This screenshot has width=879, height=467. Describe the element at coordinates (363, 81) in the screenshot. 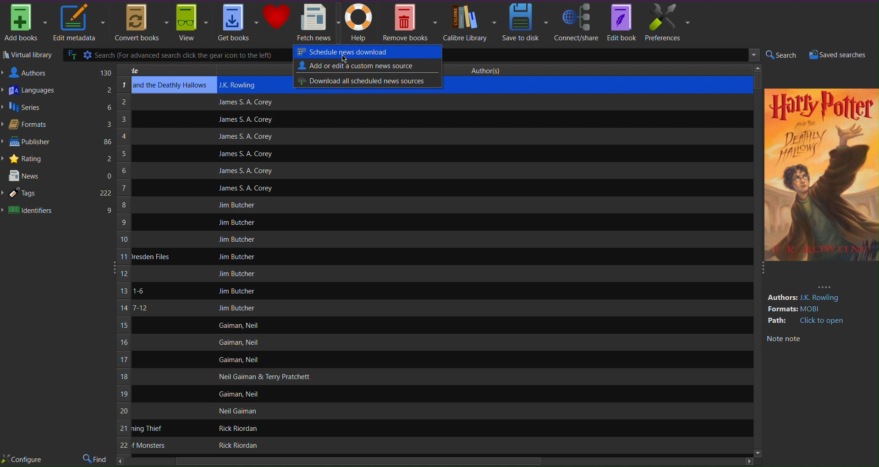

I see `Download all scheduled news sources` at that location.